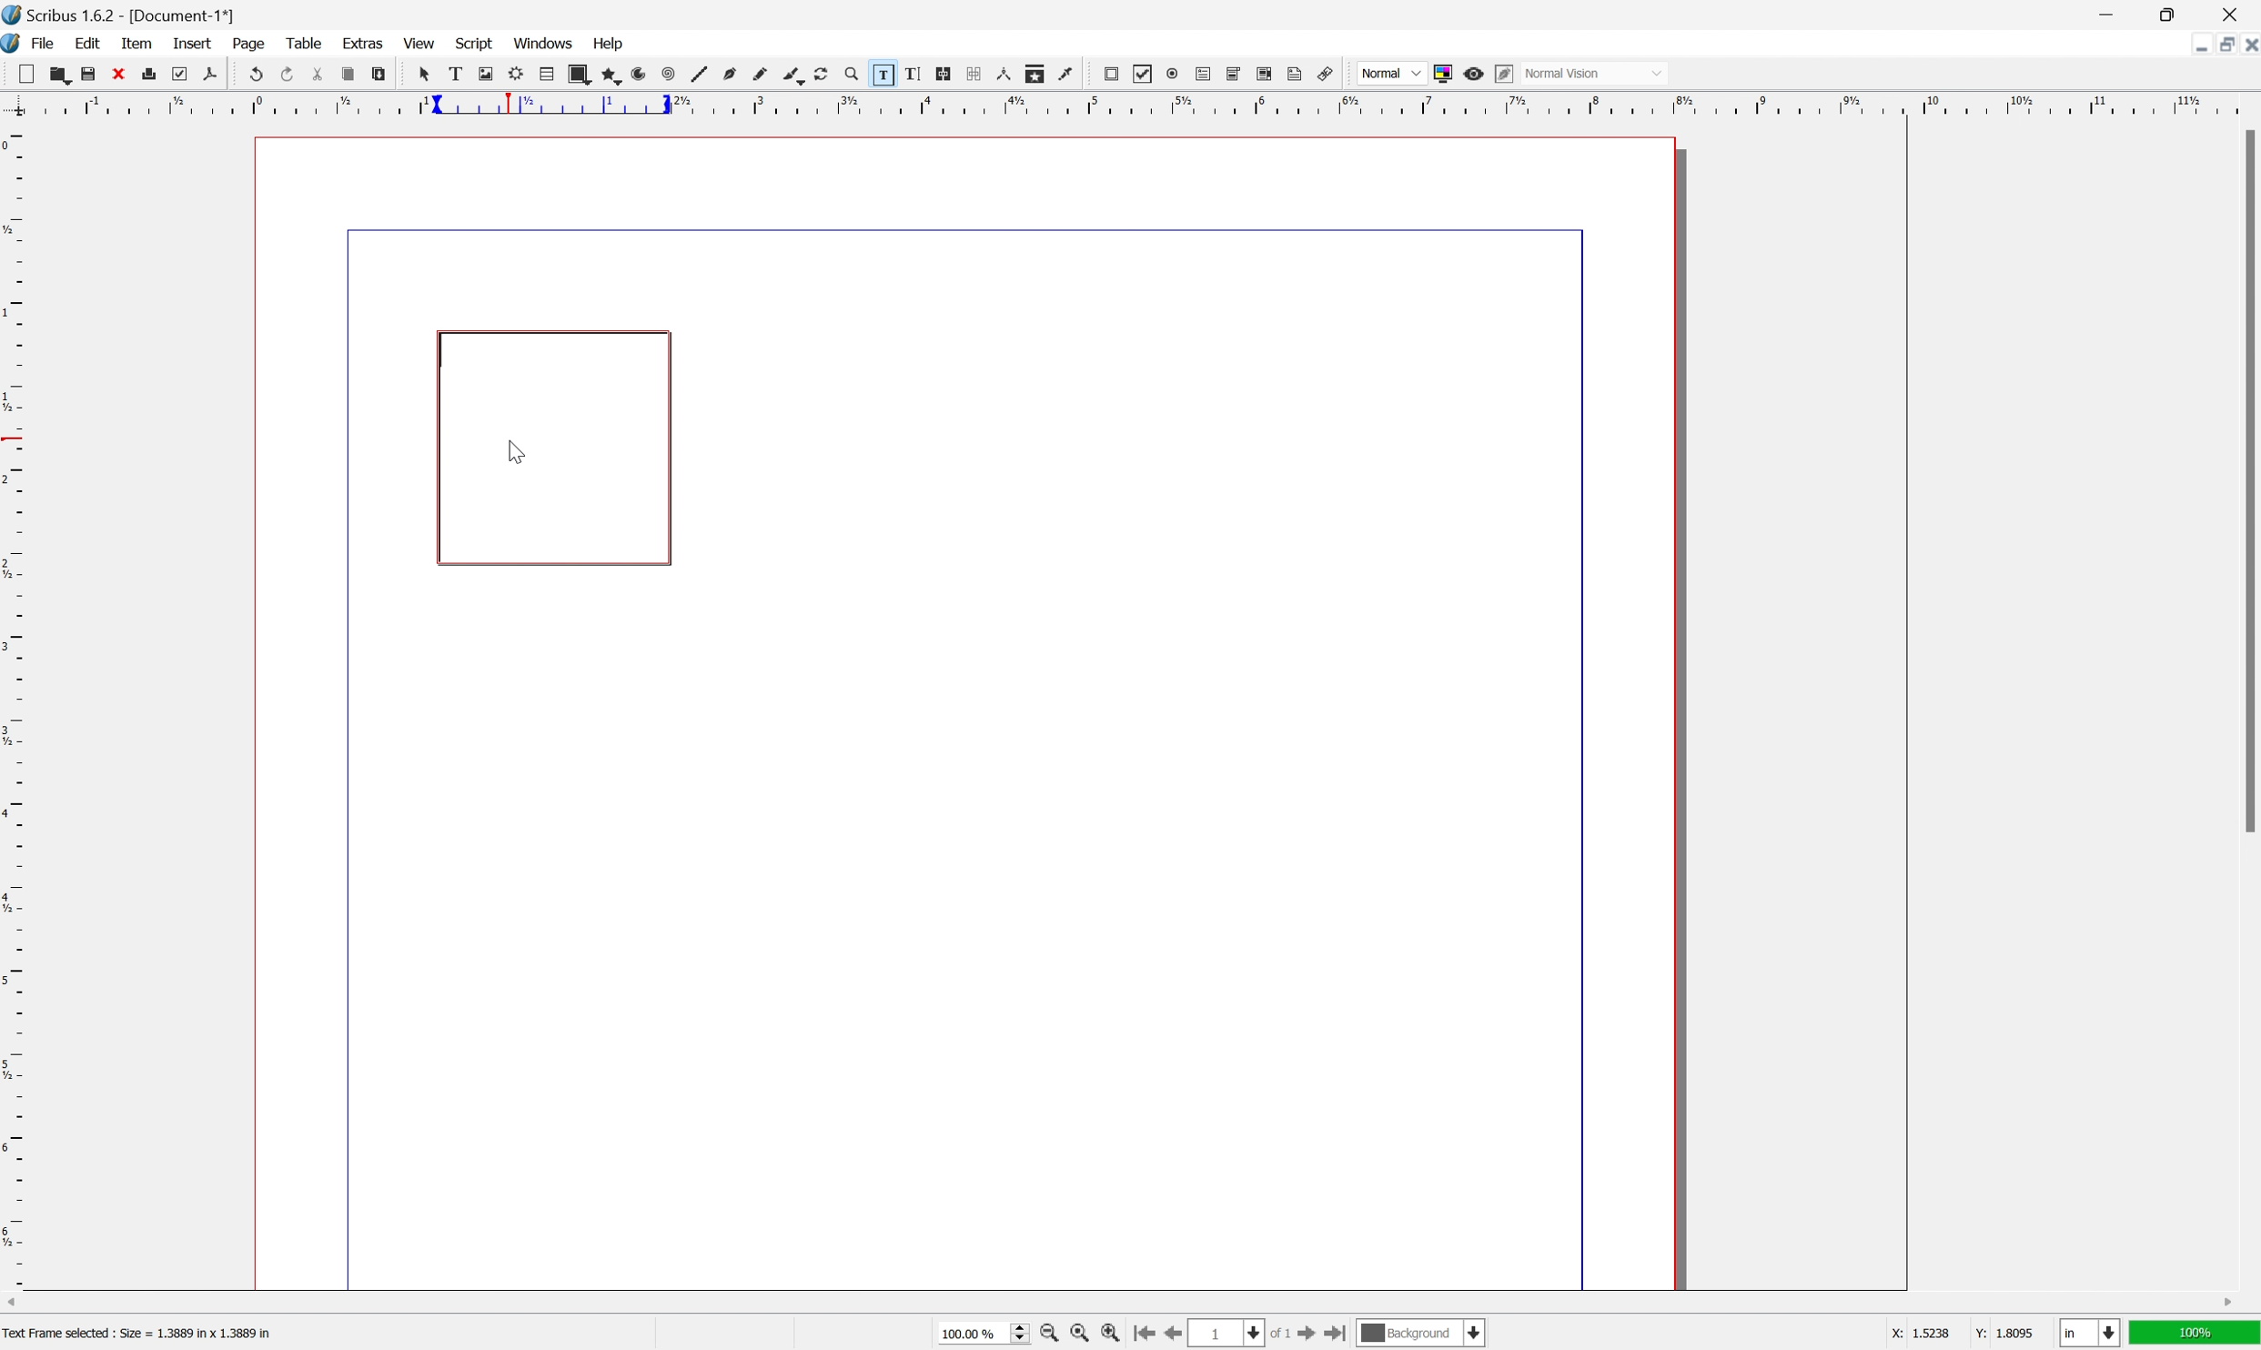 This screenshot has height=1350, width=2261. Describe the element at coordinates (762, 75) in the screenshot. I see `freehand line` at that location.